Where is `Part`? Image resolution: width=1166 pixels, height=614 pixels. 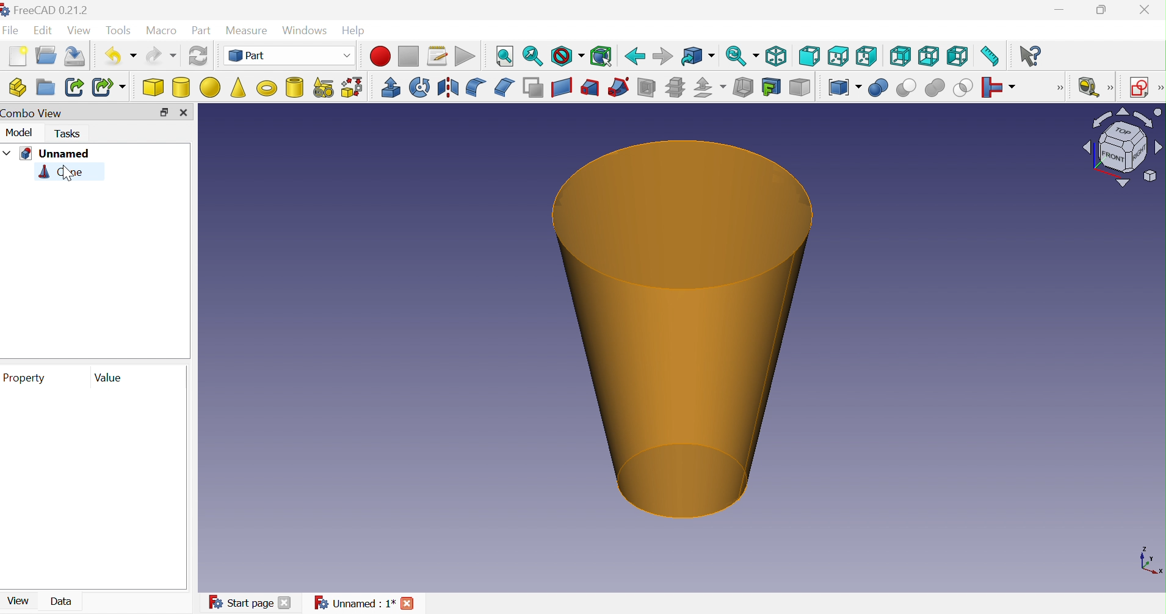
Part is located at coordinates (290, 56).